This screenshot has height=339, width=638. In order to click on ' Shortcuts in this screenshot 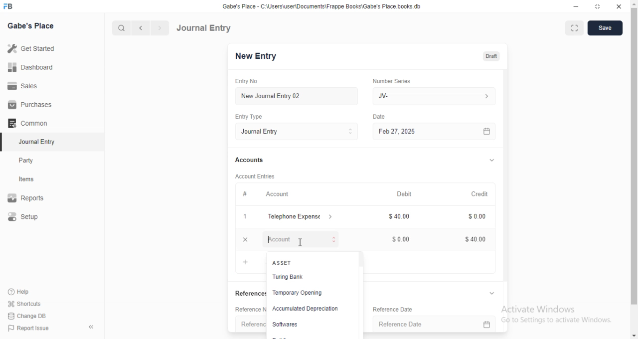, I will do `click(25, 303)`.